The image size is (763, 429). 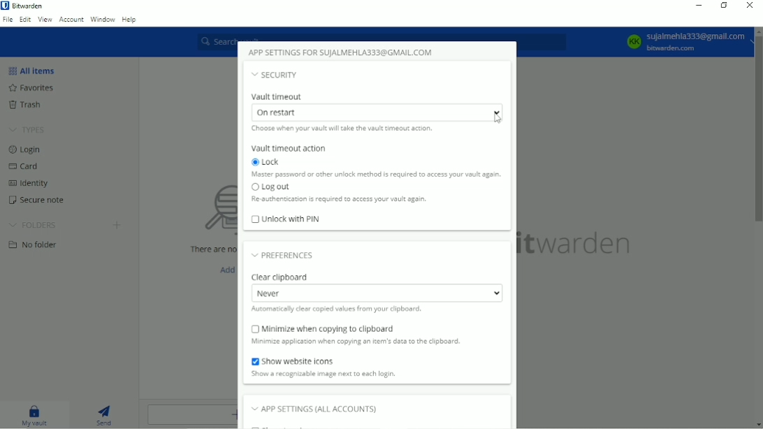 I want to click on Security, so click(x=276, y=75).